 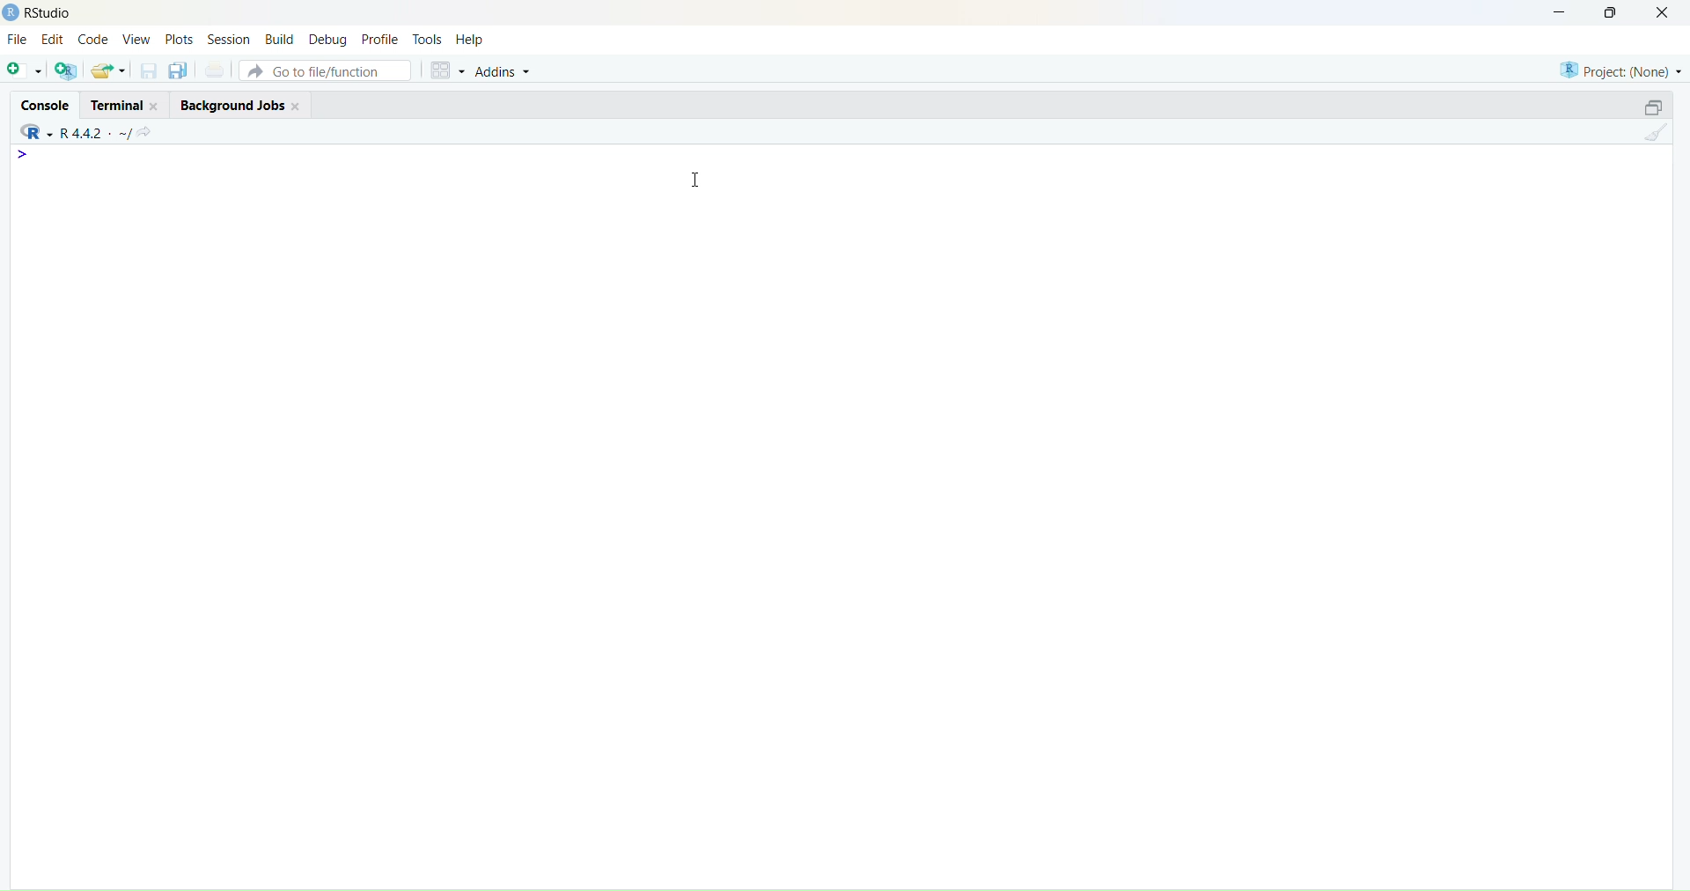 I want to click on Project (None), so click(x=1620, y=72).